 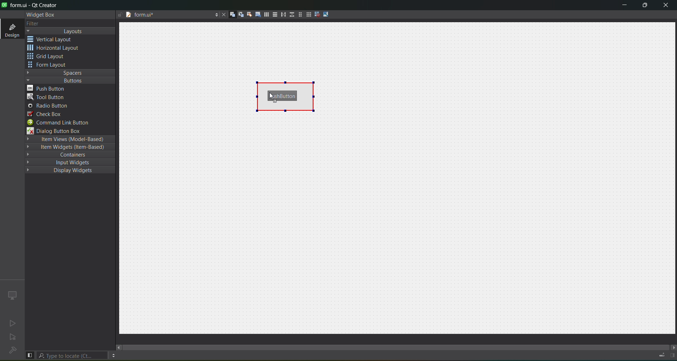 What do you see at coordinates (327, 14) in the screenshot?
I see `adjust size` at bounding box center [327, 14].